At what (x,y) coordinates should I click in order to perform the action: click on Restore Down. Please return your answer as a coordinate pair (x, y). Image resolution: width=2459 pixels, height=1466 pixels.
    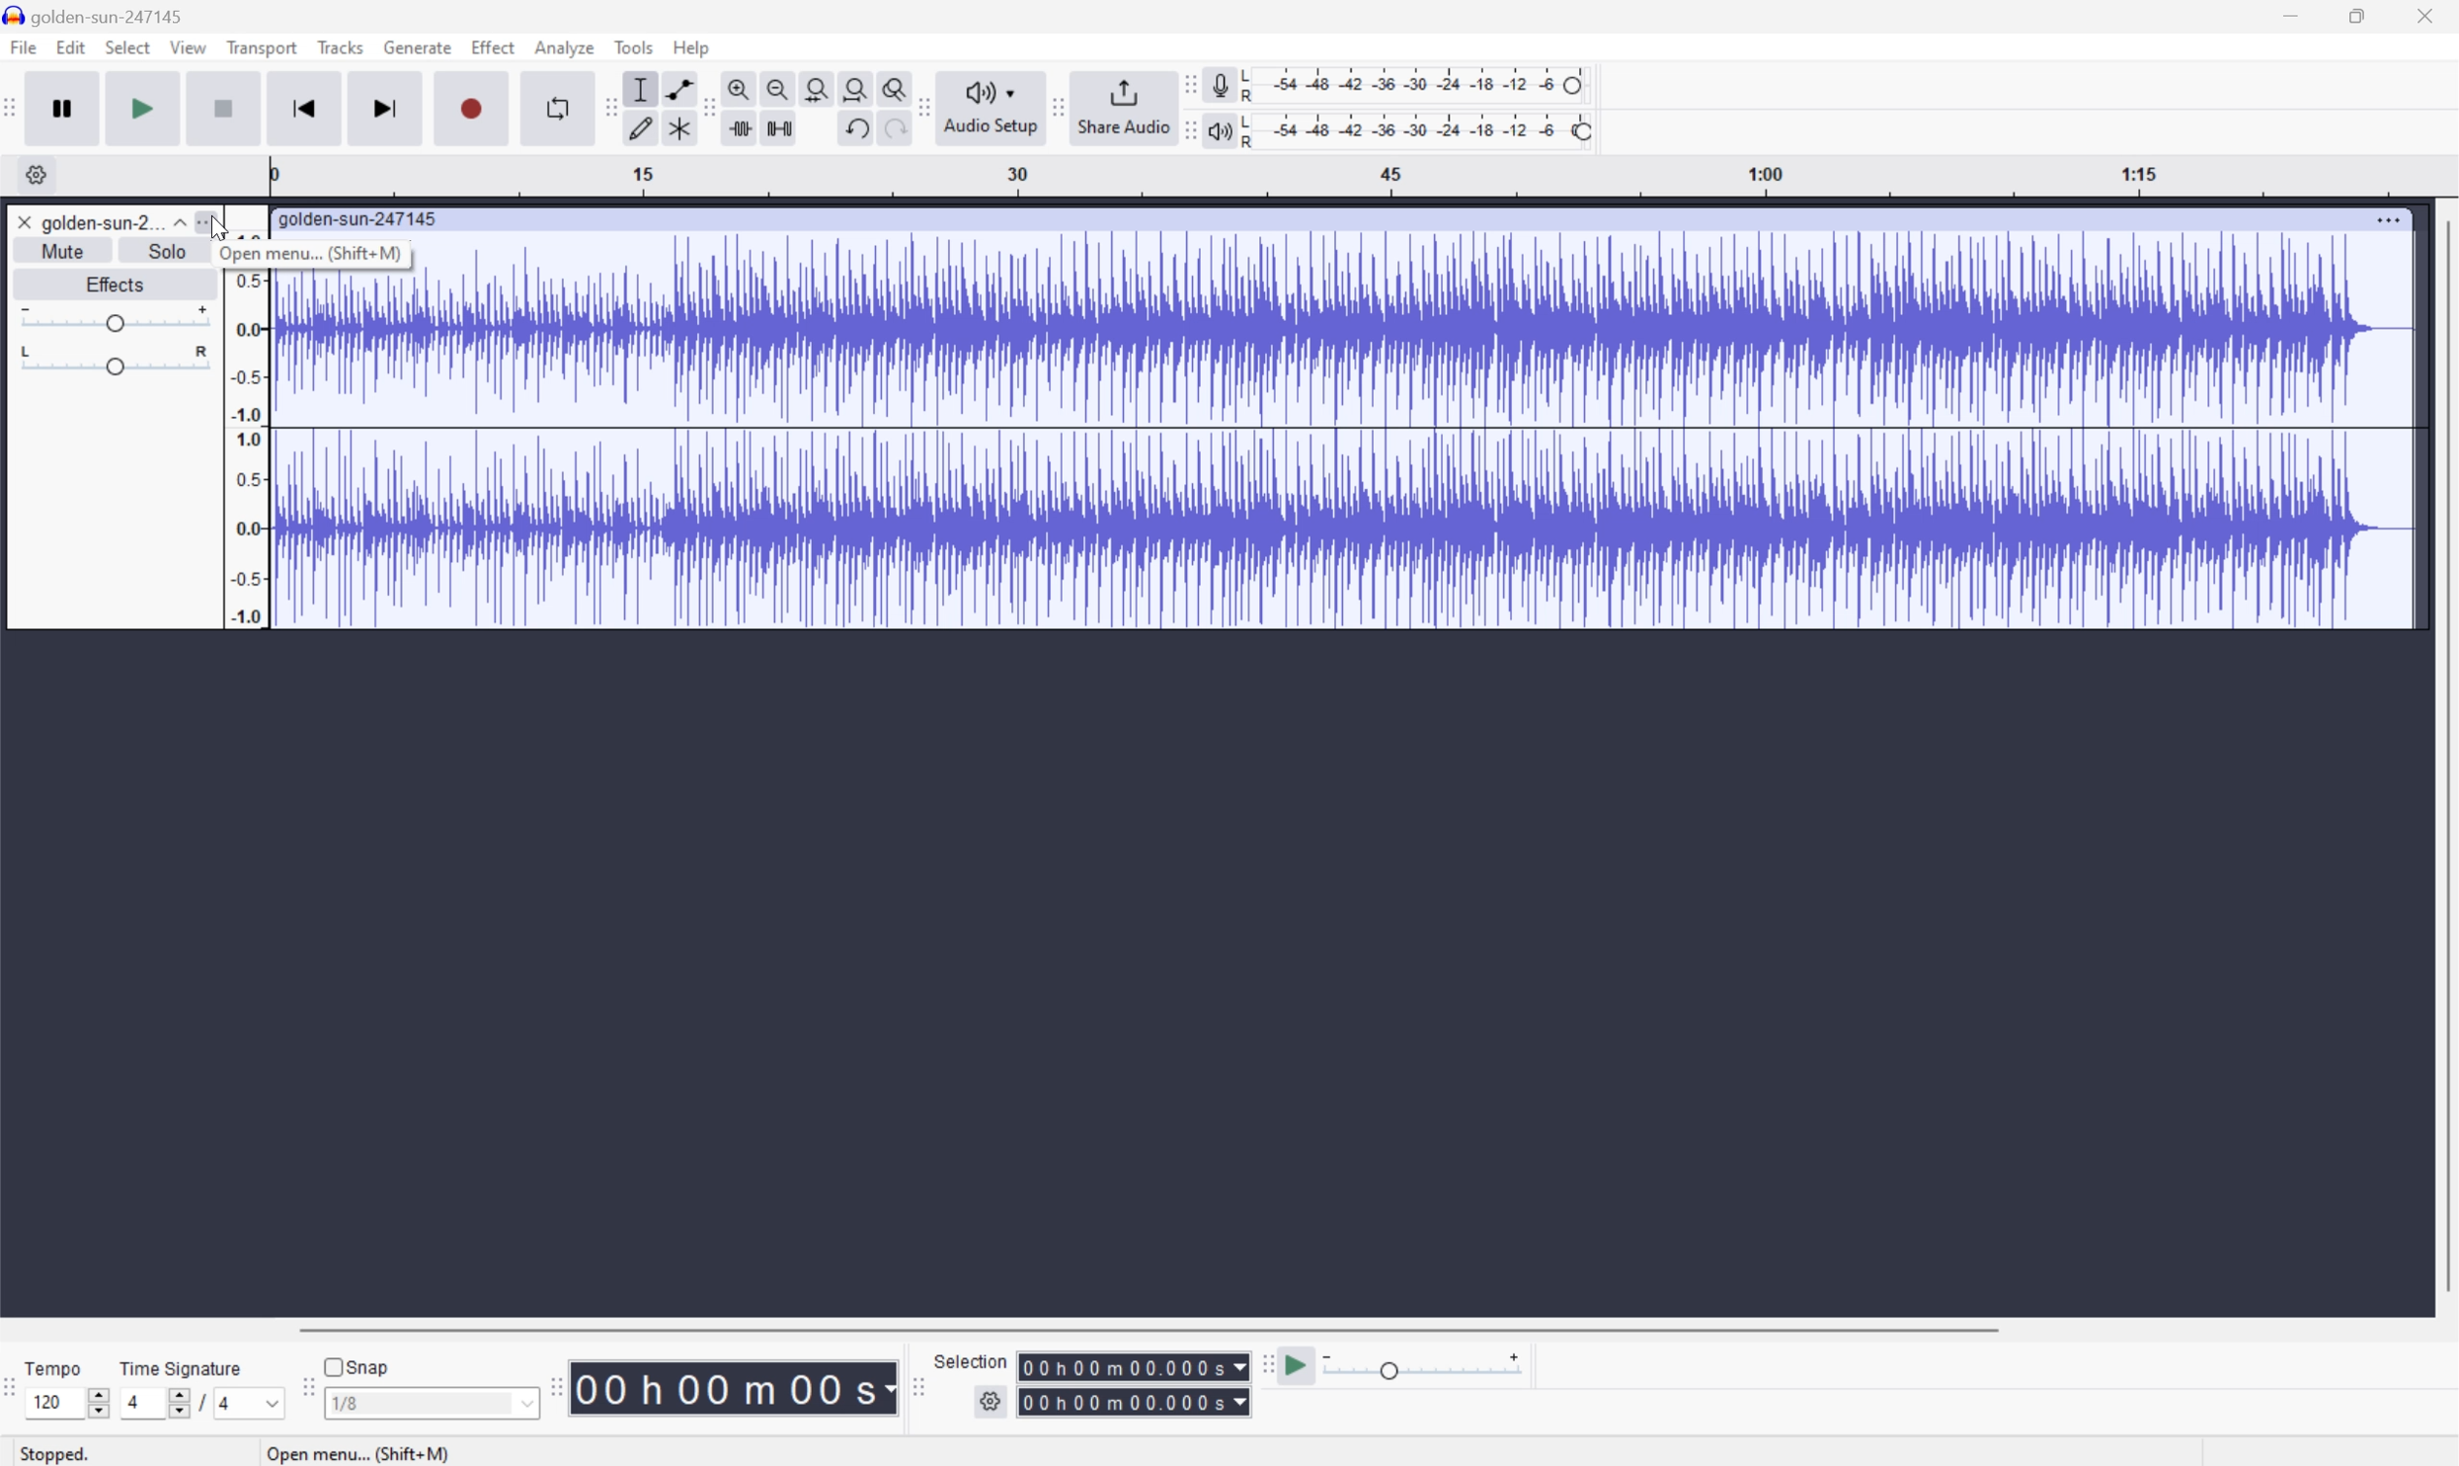
    Looking at the image, I should click on (2356, 15).